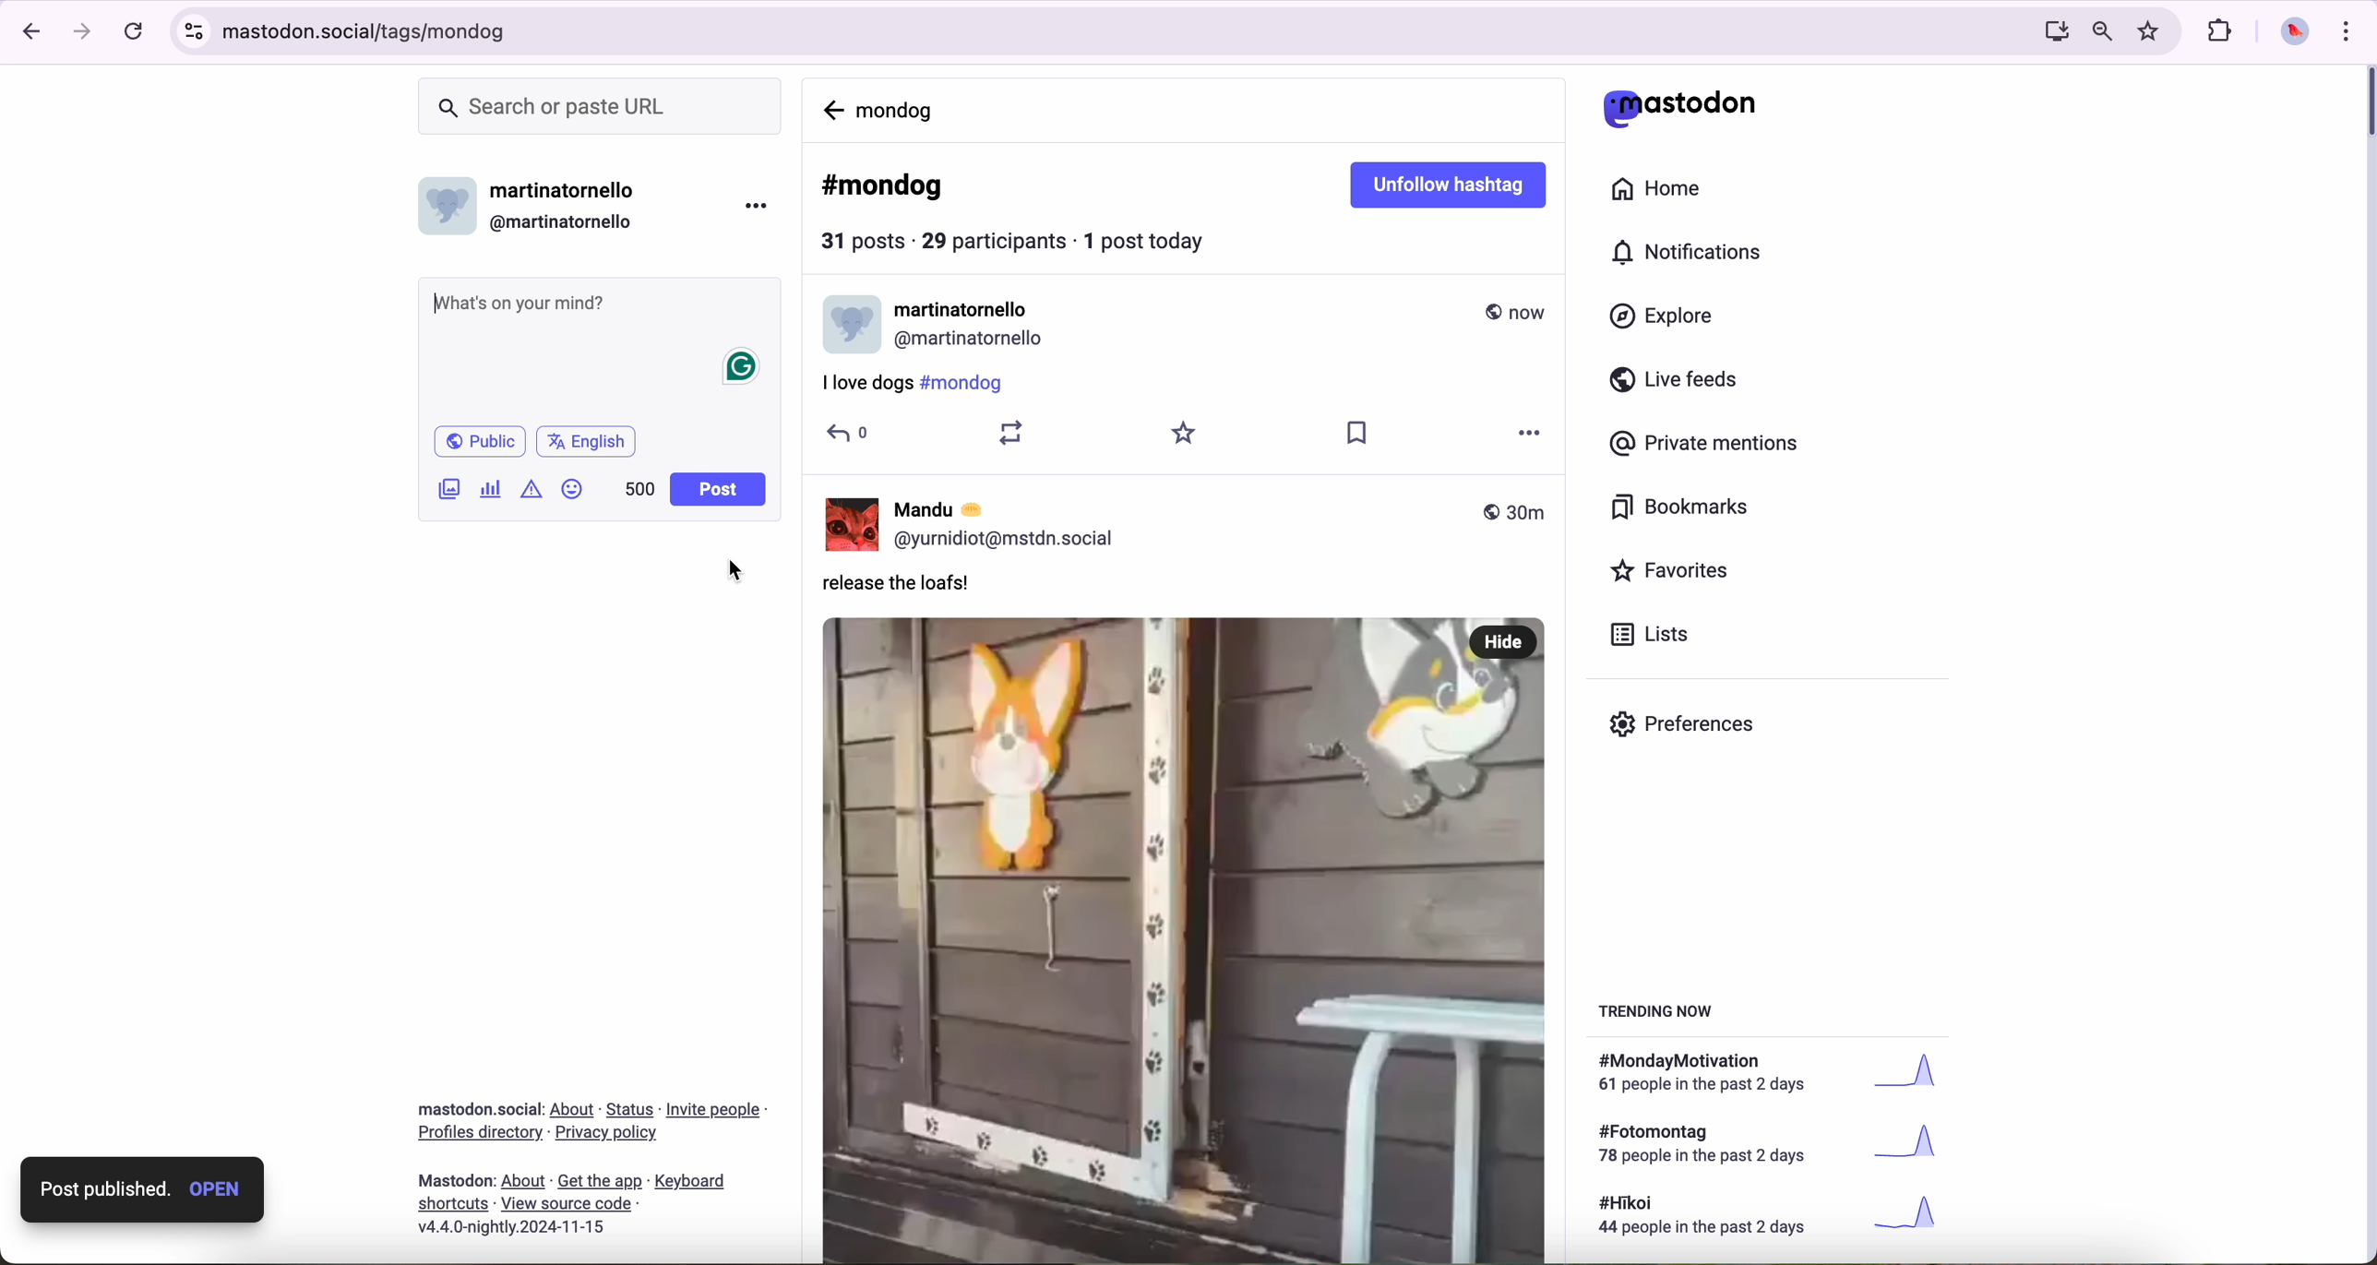 This screenshot has height=1265, width=2377. I want to click on link, so click(690, 1184).